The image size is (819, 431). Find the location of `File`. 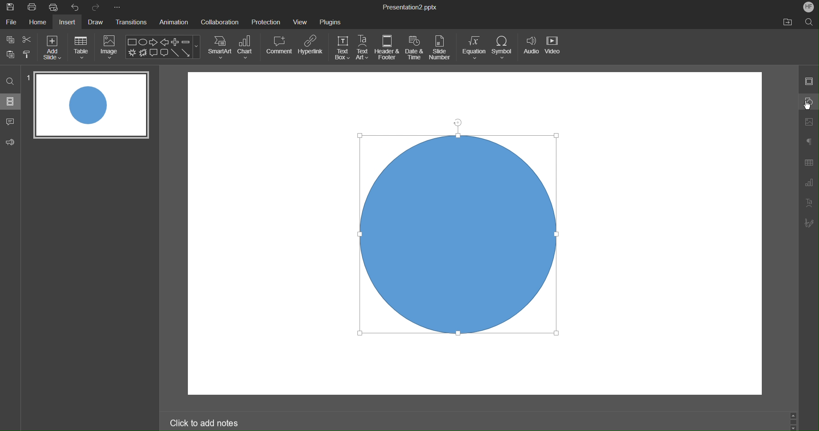

File is located at coordinates (11, 23).